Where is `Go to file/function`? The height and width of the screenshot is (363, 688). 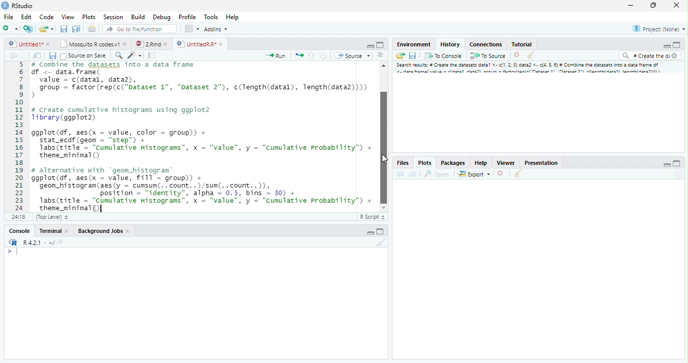 Go to file/function is located at coordinates (139, 29).